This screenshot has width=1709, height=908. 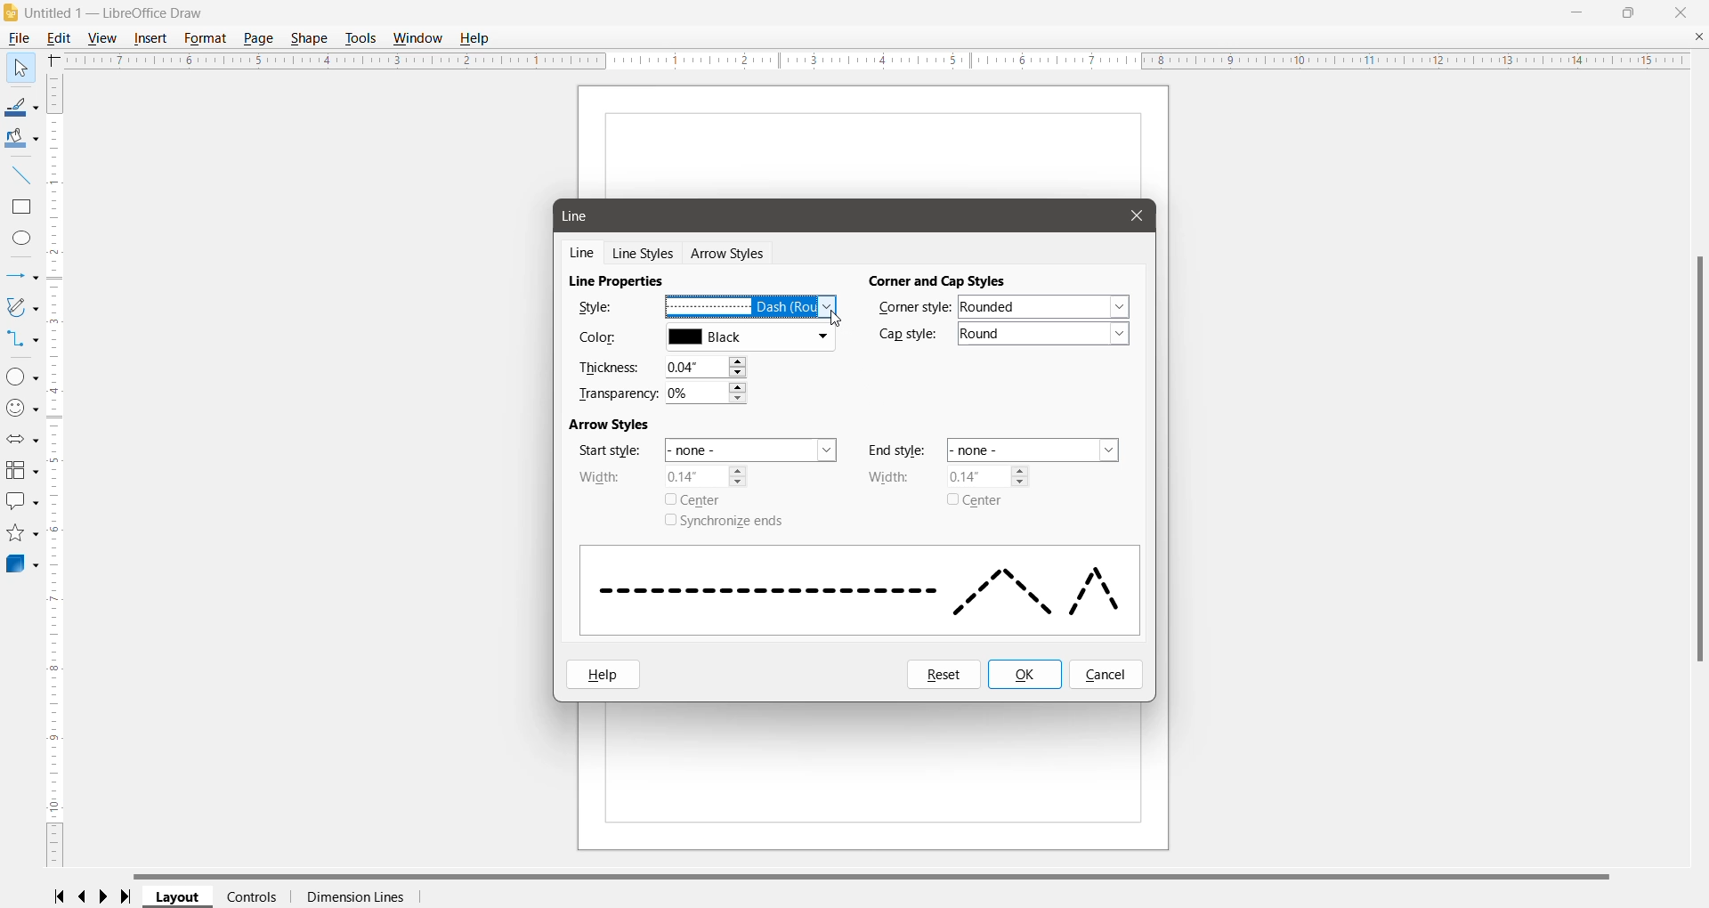 What do you see at coordinates (21, 306) in the screenshot?
I see `Curves and Polygons` at bounding box center [21, 306].